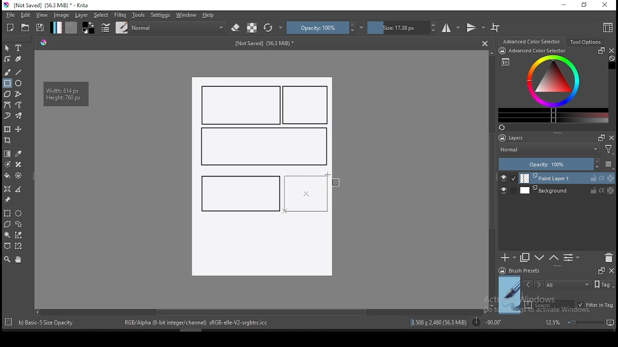 The width and height of the screenshot is (618, 347). Describe the element at coordinates (7, 200) in the screenshot. I see `reference images tool` at that location.